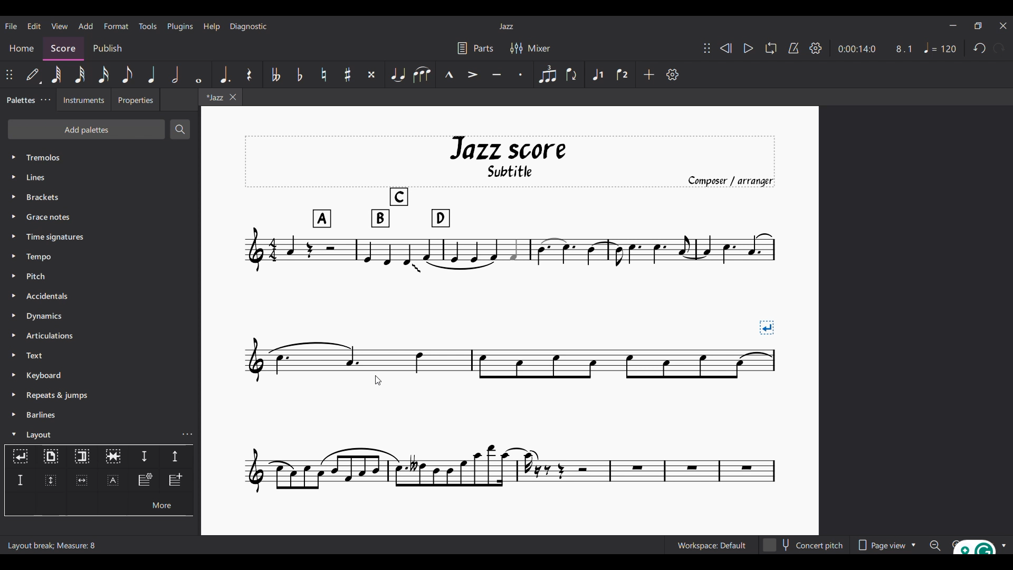 This screenshot has width=1013, height=570. Describe the element at coordinates (622, 74) in the screenshot. I see `Voice 2` at that location.